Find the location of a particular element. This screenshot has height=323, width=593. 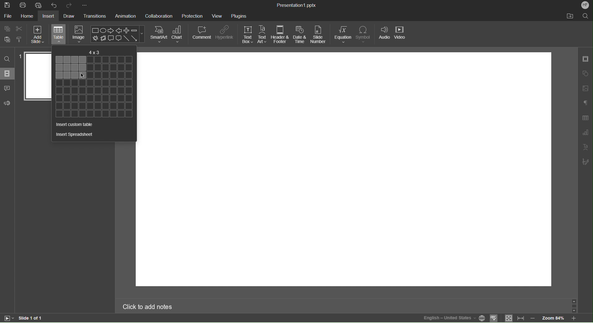

Paste is located at coordinates (6, 40).